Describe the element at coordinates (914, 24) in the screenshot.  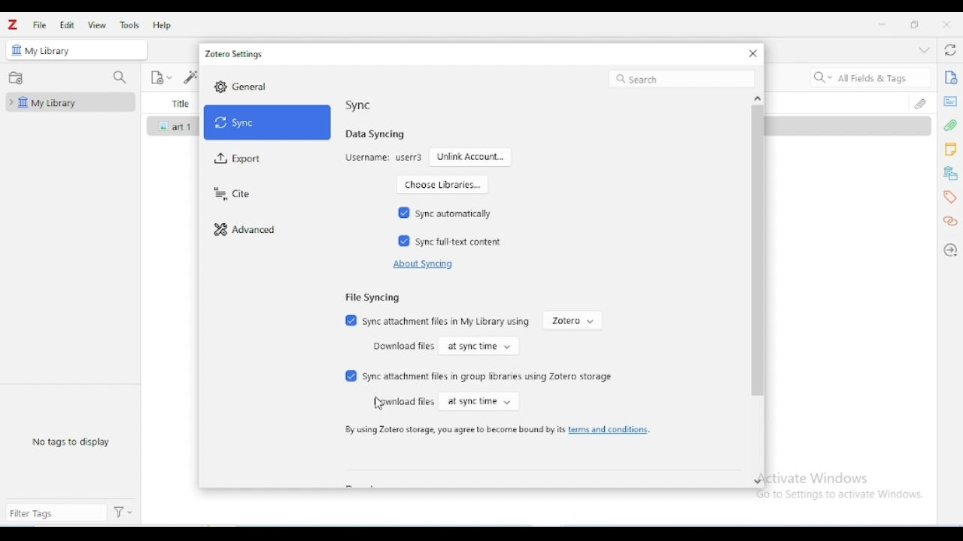
I see `maximize` at that location.